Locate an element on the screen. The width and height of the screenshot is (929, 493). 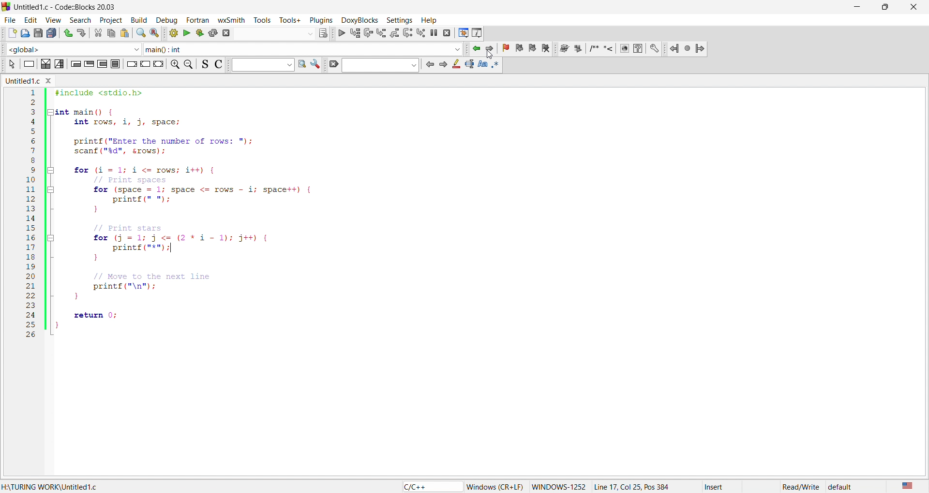
title bar - Untitled1.c-Code::Blocks 20.03 is located at coordinates (420, 5).